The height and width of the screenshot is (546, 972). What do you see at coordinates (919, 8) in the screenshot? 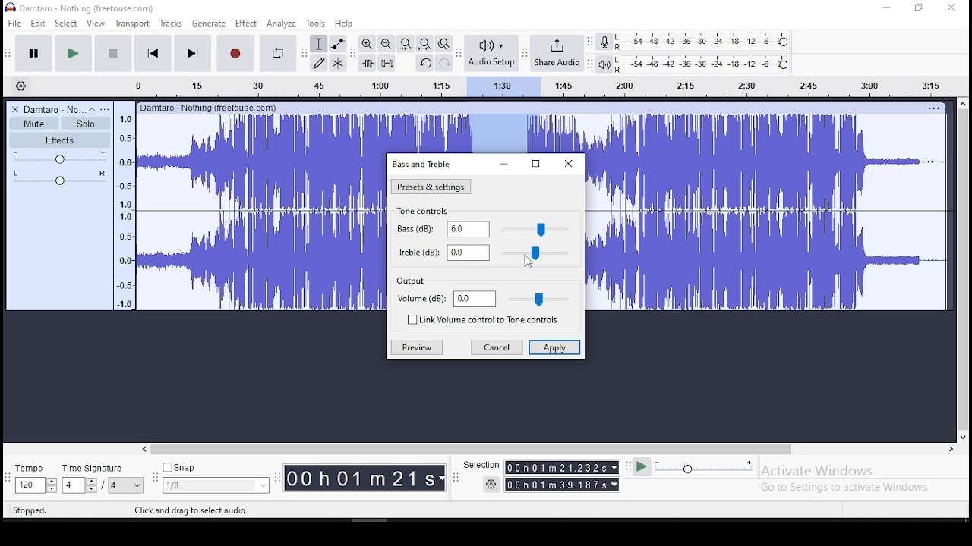
I see `Maximize` at bounding box center [919, 8].